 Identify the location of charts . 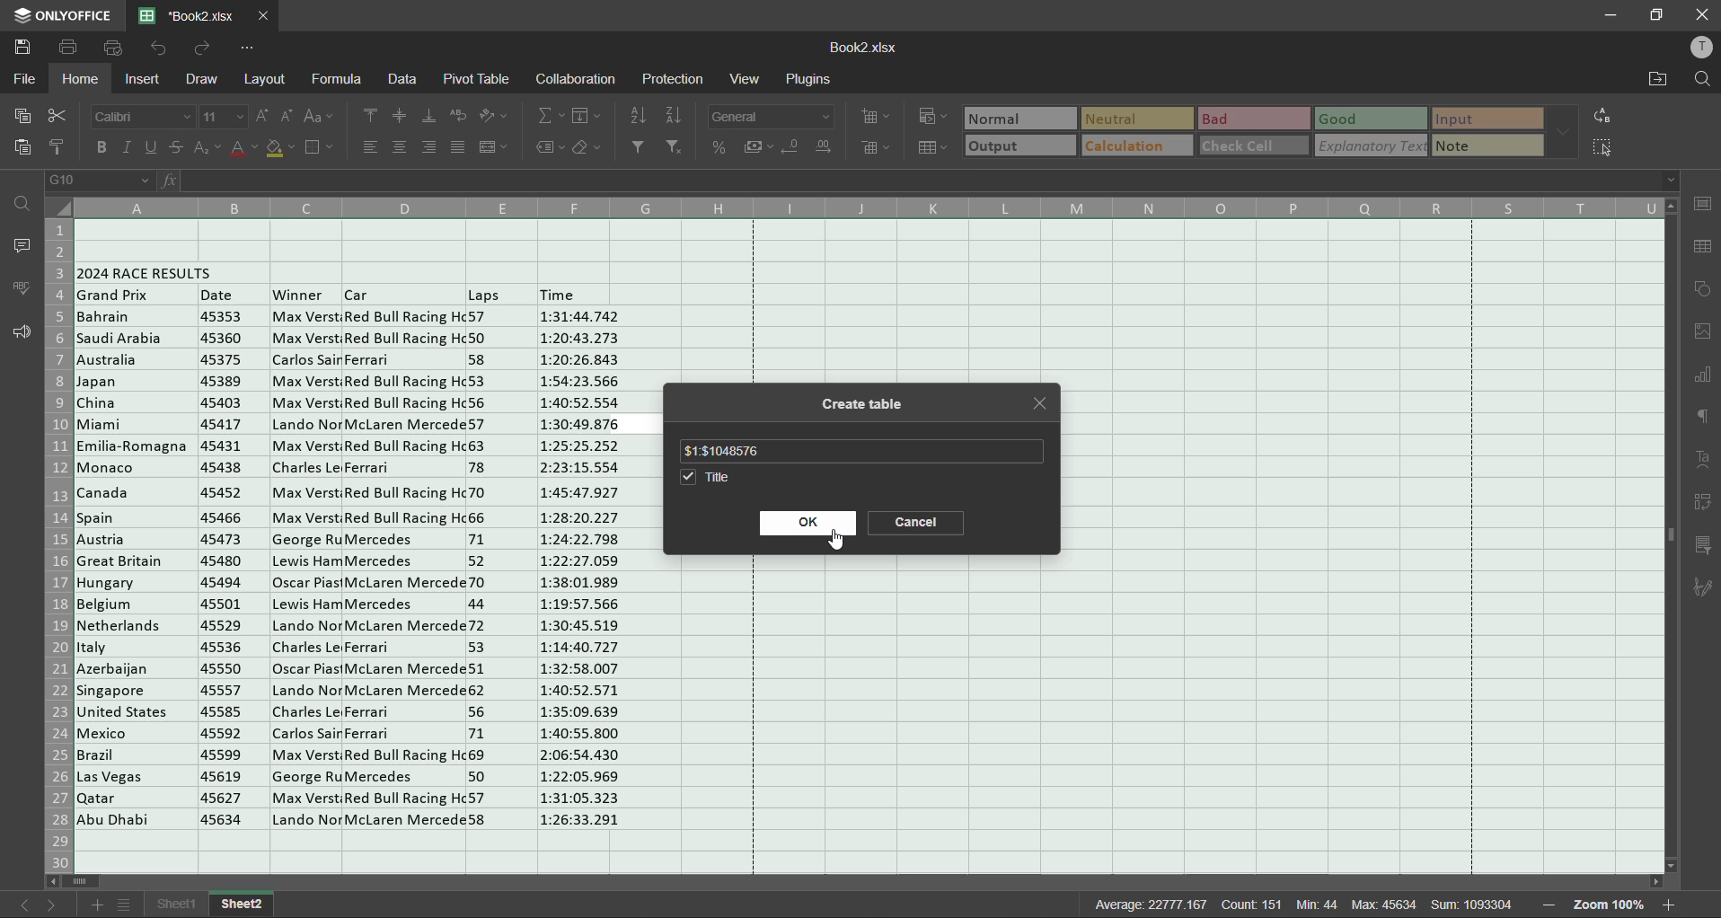
(1703, 375).